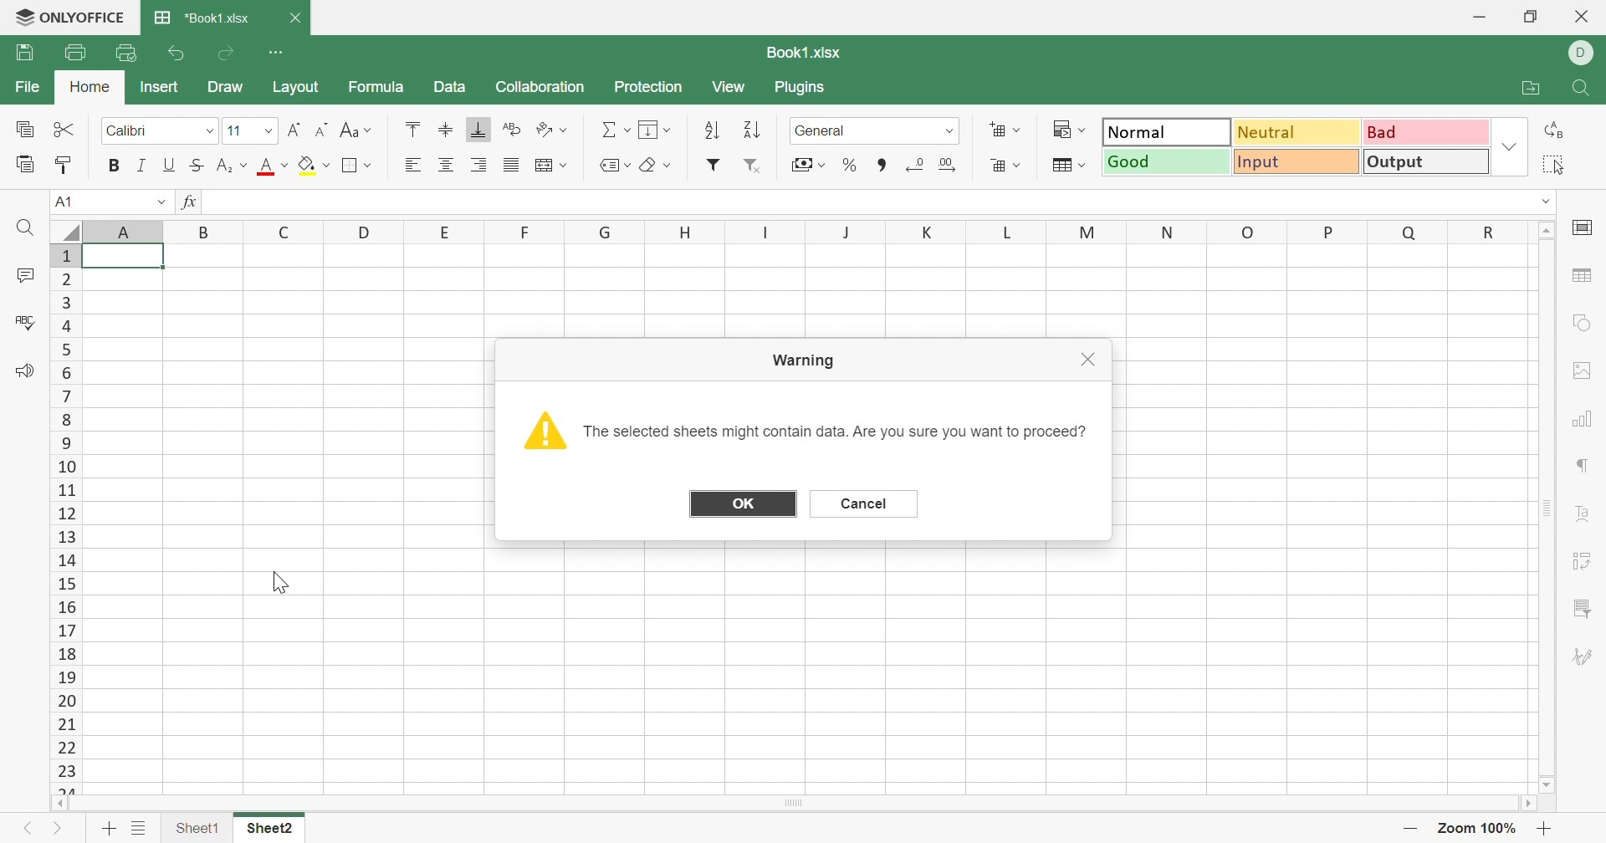  I want to click on Cursor, so click(277, 582).